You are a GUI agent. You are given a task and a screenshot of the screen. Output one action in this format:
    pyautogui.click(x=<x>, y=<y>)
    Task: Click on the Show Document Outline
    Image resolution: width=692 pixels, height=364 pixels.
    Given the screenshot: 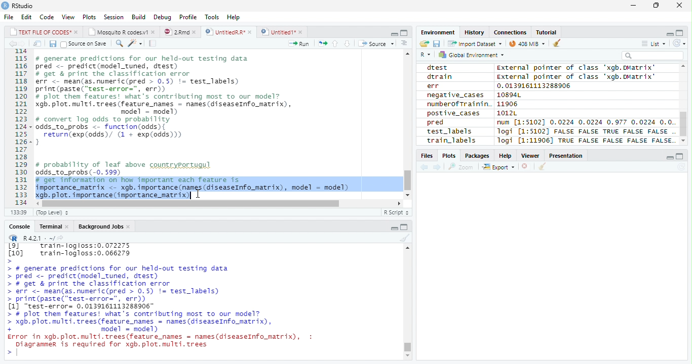 What is the action you would take?
    pyautogui.click(x=405, y=42)
    